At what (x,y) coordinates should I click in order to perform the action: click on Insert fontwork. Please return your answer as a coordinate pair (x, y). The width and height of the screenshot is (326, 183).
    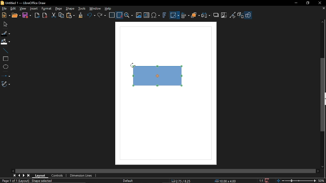
    Looking at the image, I should click on (164, 16).